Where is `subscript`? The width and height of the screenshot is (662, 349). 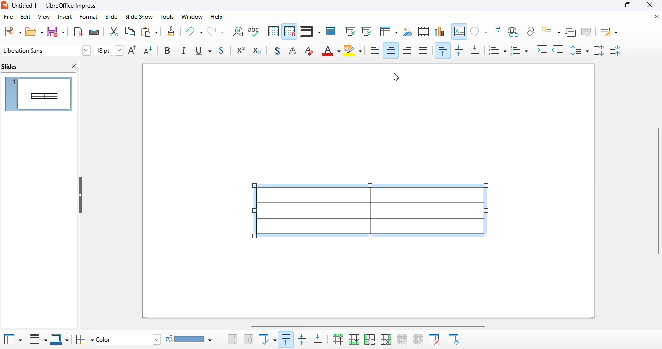
subscript is located at coordinates (257, 51).